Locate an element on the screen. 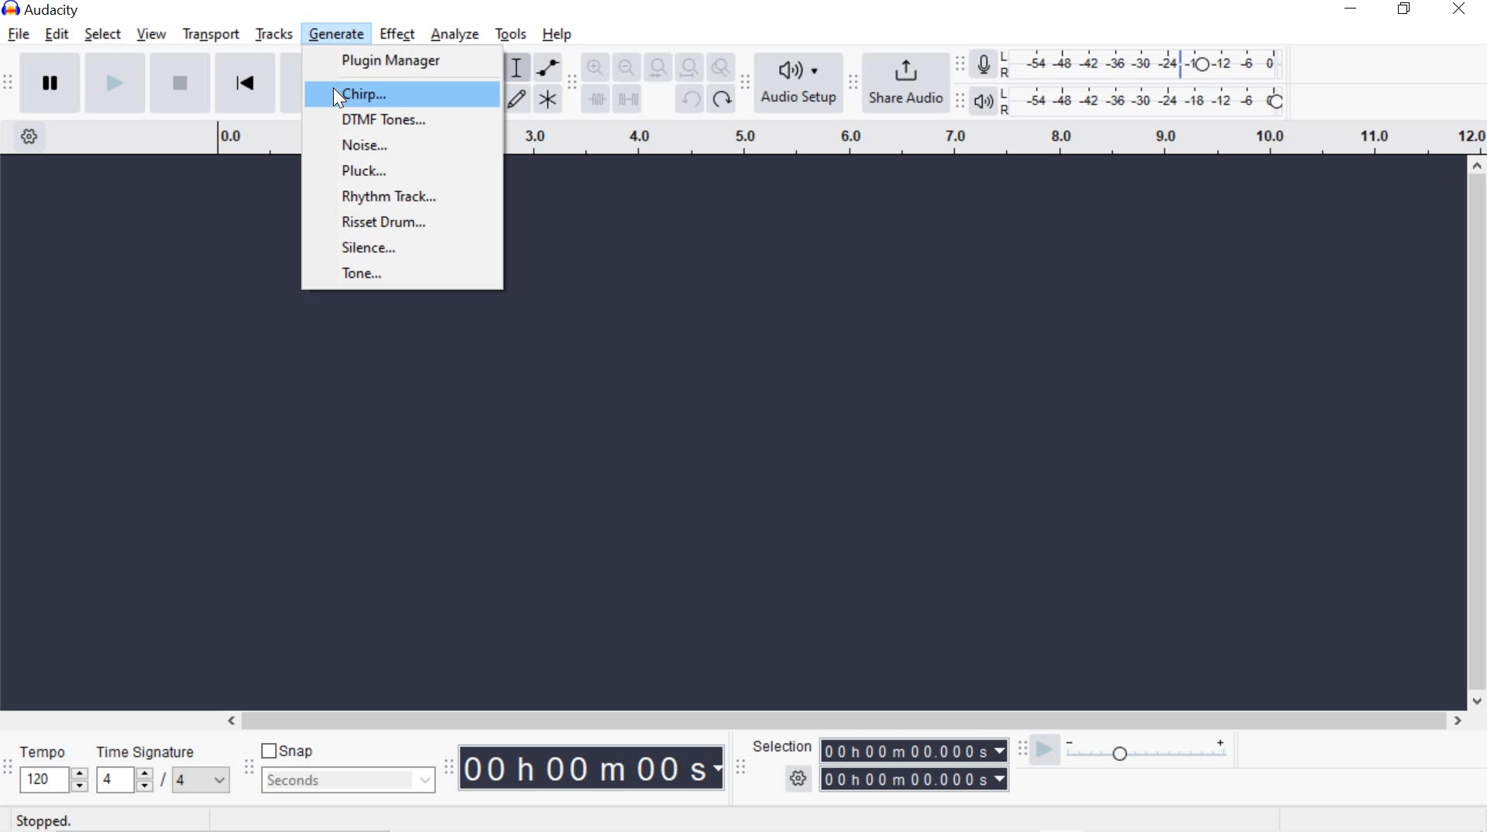 The height and width of the screenshot is (832, 1487). time audio outside selection is located at coordinates (598, 100).